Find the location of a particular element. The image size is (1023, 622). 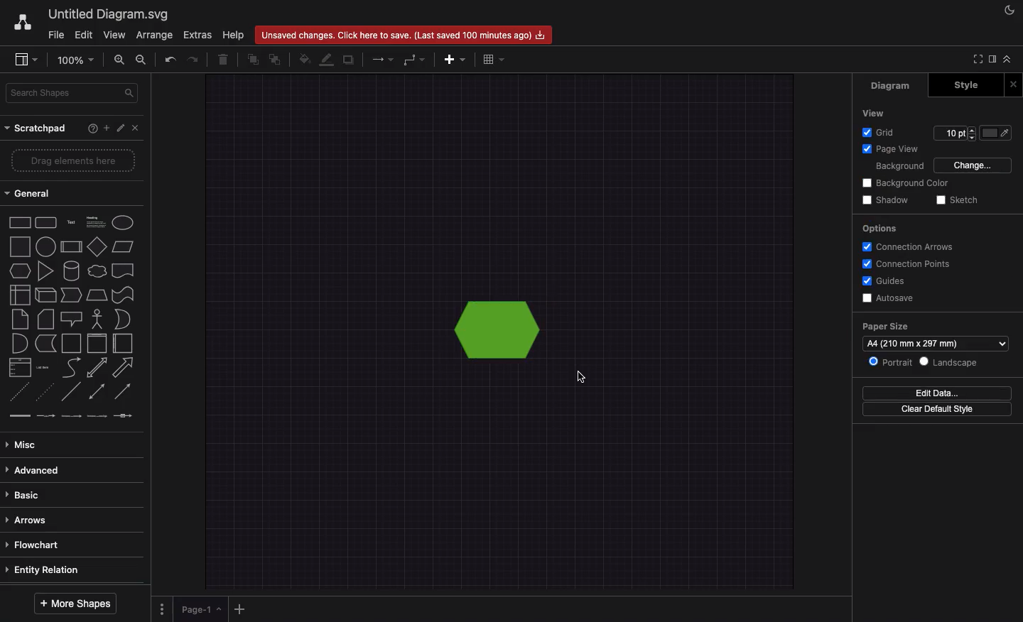

Shapes is located at coordinates (69, 317).